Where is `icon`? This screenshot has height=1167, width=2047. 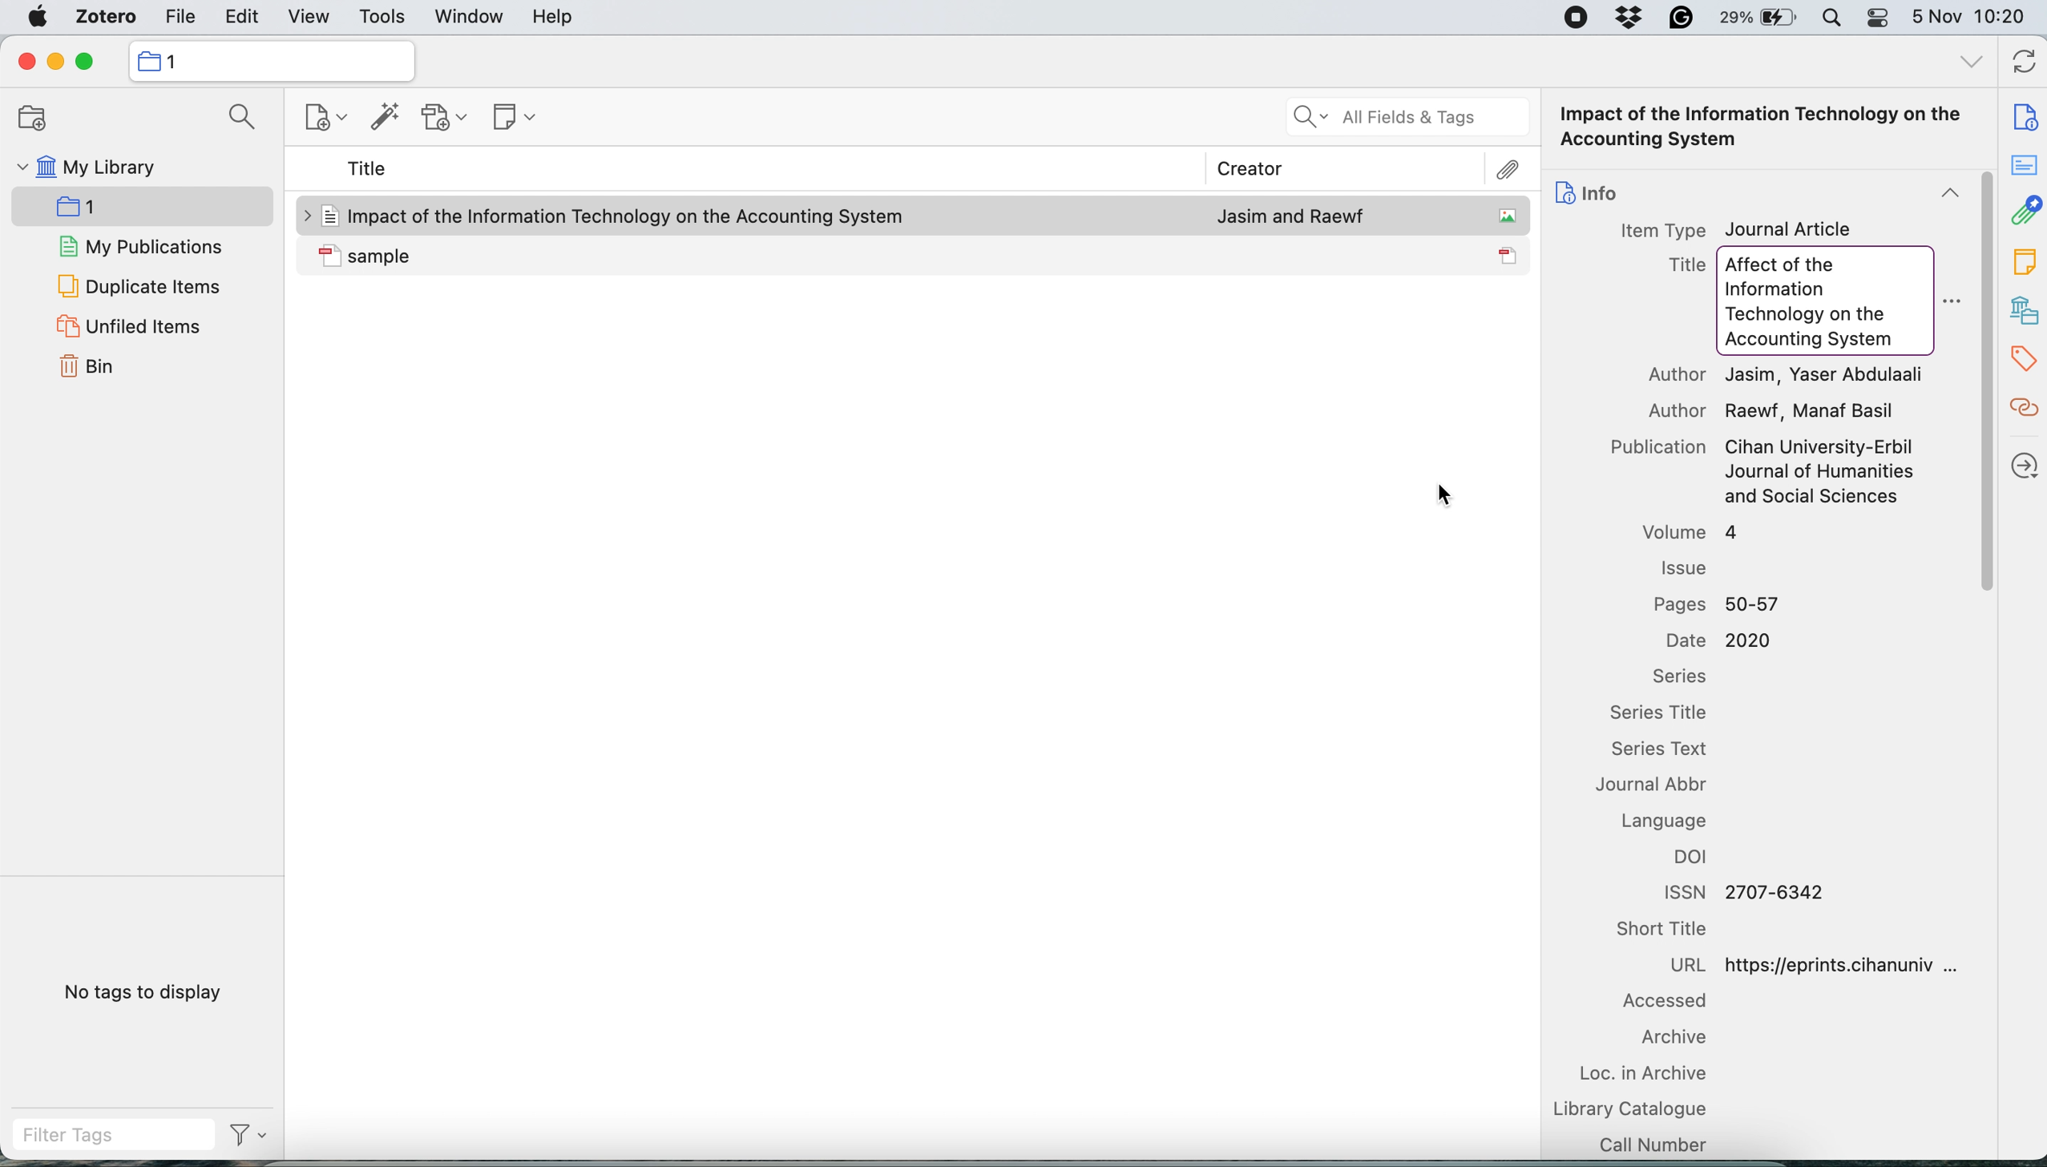
icon is located at coordinates (1509, 255).